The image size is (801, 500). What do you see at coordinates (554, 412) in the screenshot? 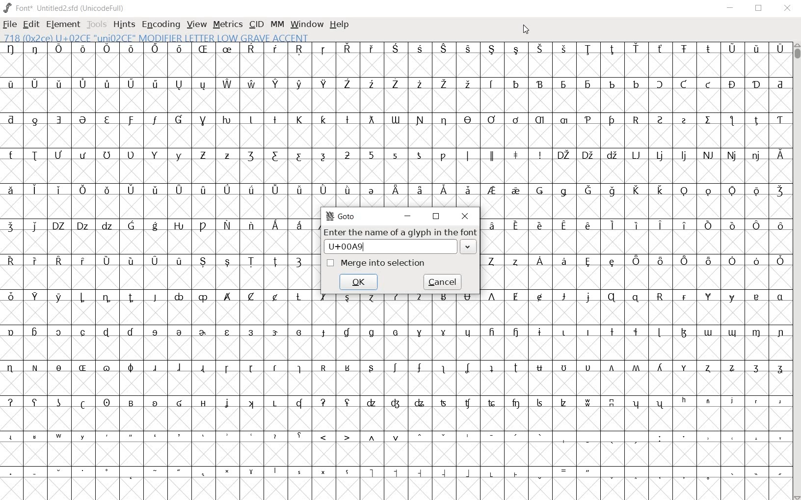
I see `glyph characters` at bounding box center [554, 412].